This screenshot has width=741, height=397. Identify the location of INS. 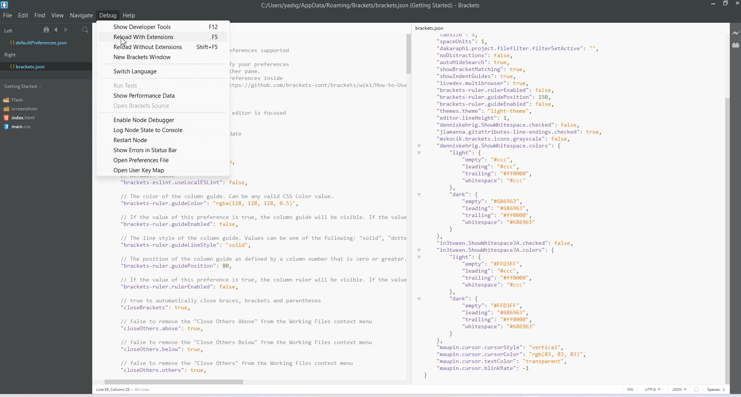
(630, 389).